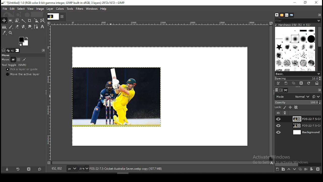 This screenshot has width=323, height=182. I want to click on tool, so click(285, 113).